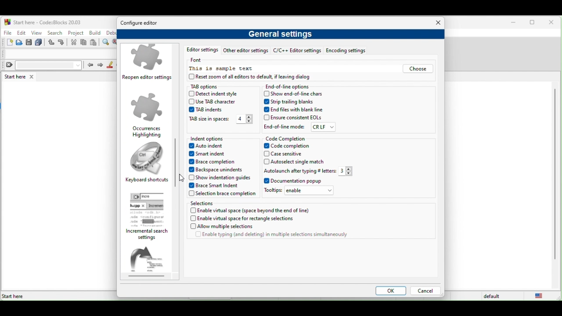 The width and height of the screenshot is (562, 316). Describe the element at coordinates (248, 219) in the screenshot. I see `enable virtual space for rectangle selection` at that location.